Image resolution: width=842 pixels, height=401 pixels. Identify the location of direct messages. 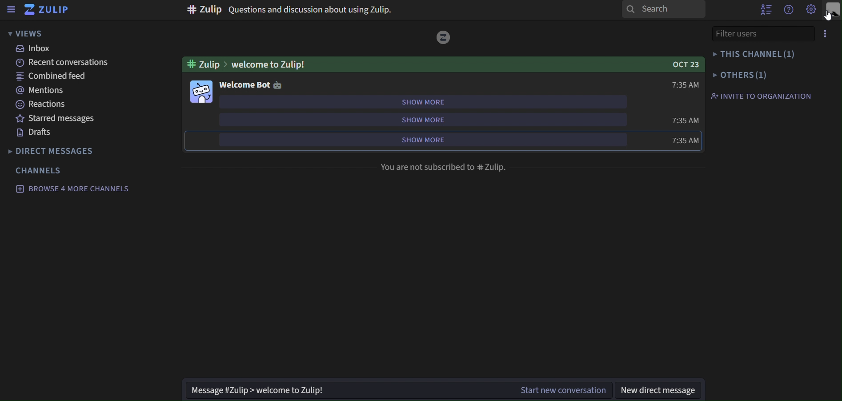
(57, 151).